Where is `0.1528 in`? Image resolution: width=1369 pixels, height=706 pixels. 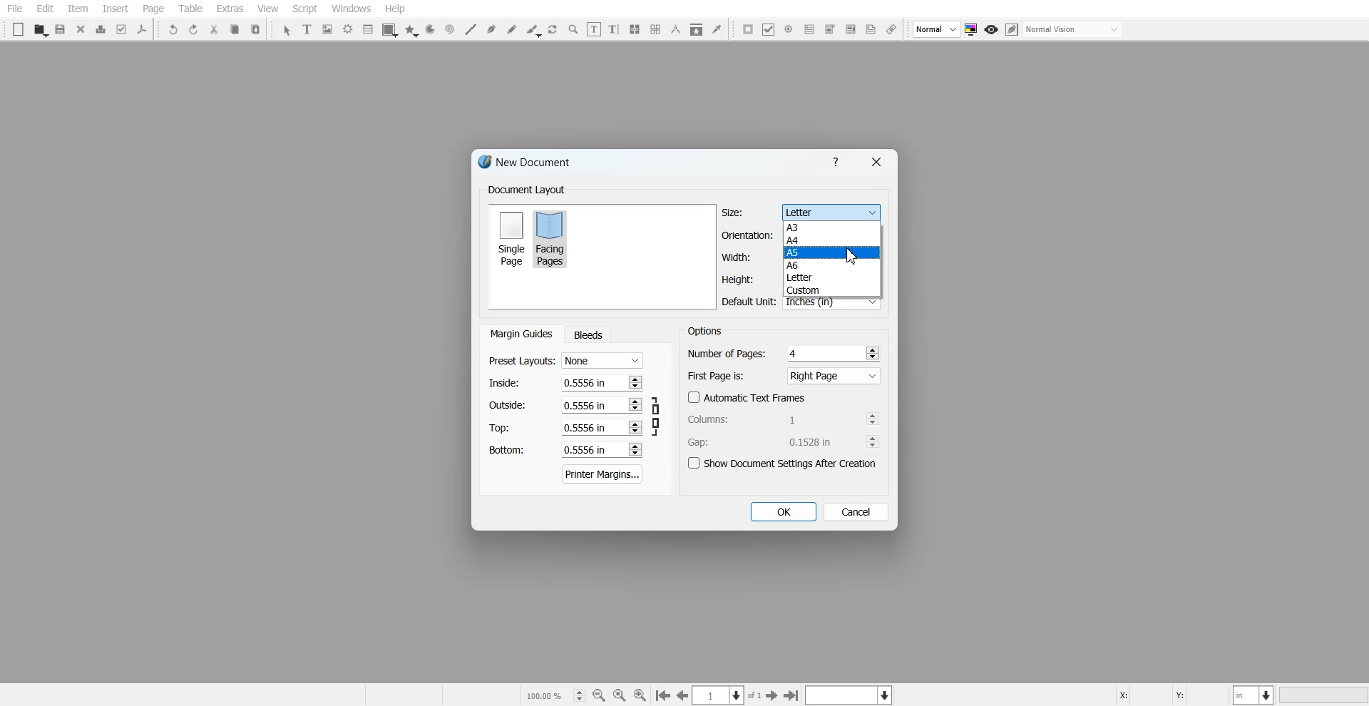 0.1528 in is located at coordinates (815, 441).